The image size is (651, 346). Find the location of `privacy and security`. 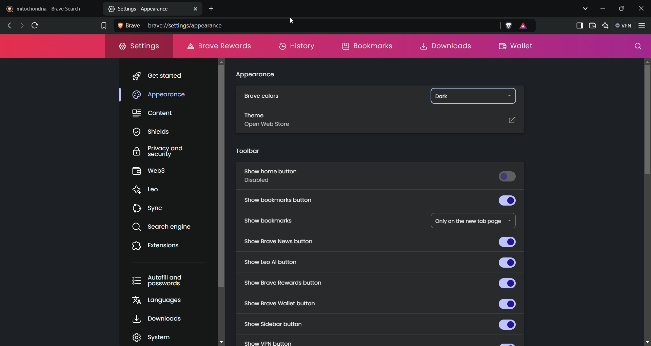

privacy and security is located at coordinates (160, 152).